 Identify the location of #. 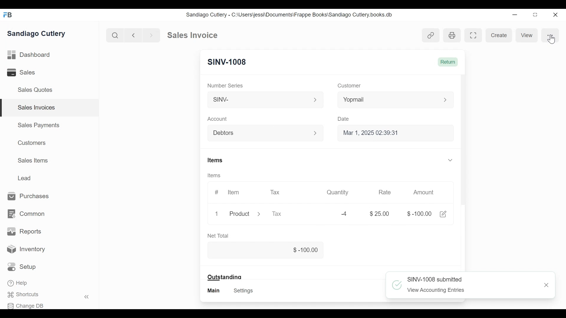
(216, 192).